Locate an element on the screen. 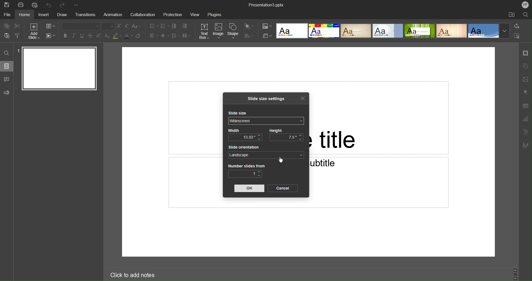  Select All is located at coordinates (517, 36).